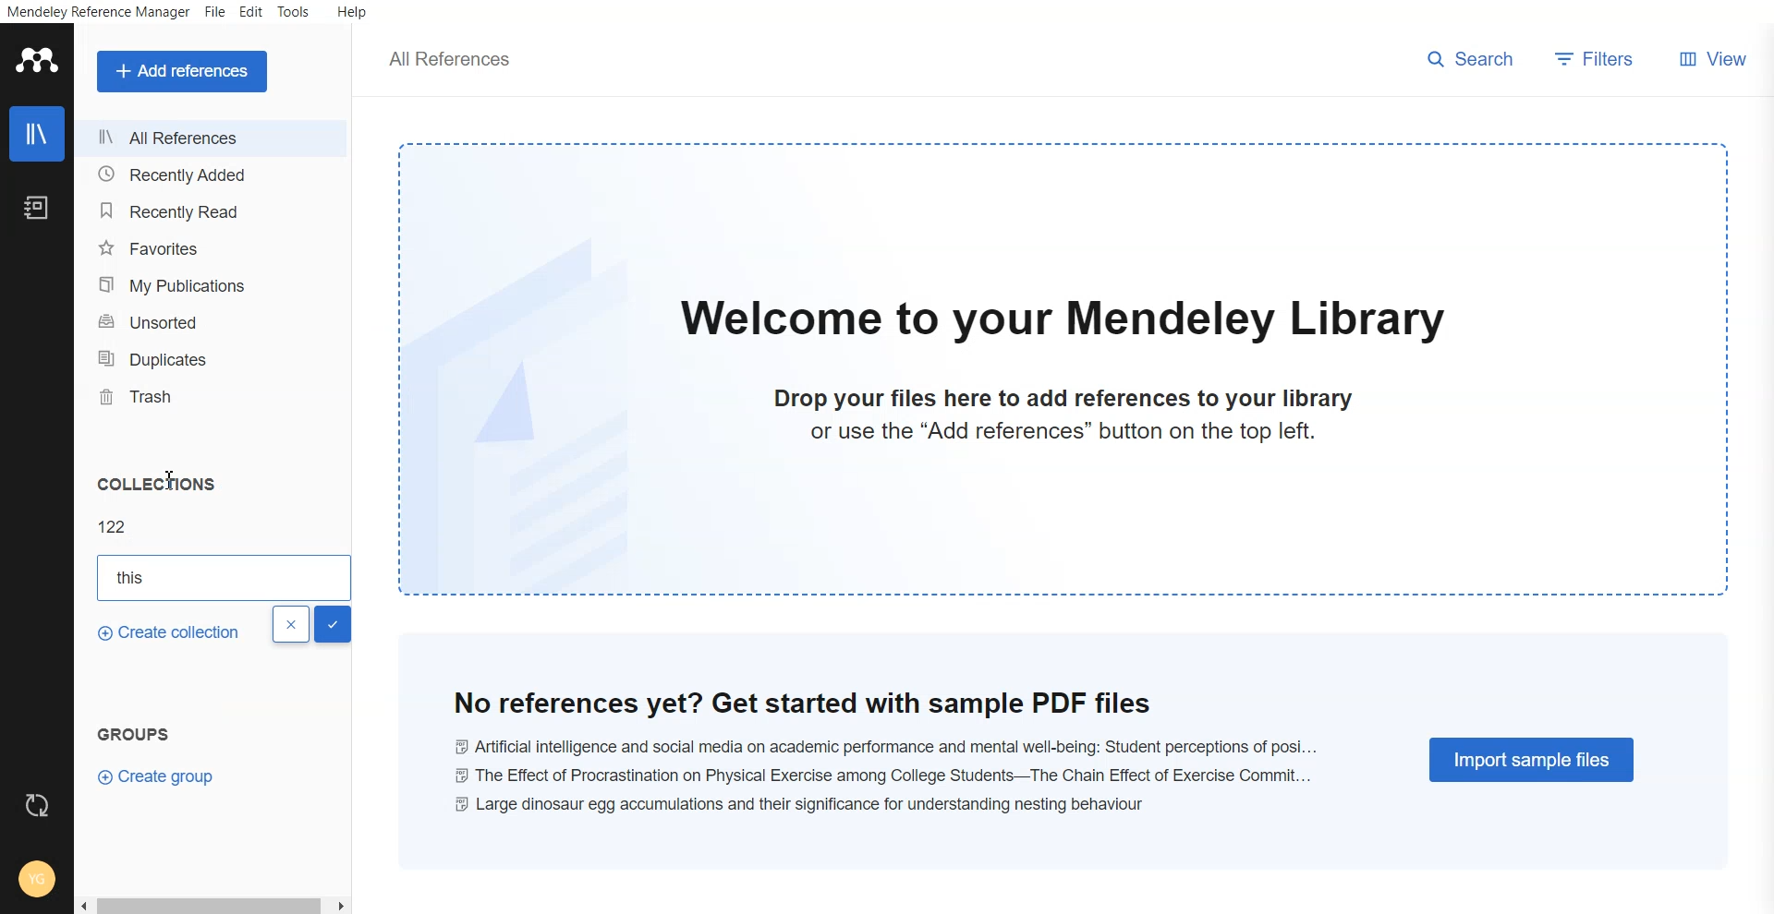  Describe the element at coordinates (1534, 758) in the screenshot. I see `Import simple files` at that location.